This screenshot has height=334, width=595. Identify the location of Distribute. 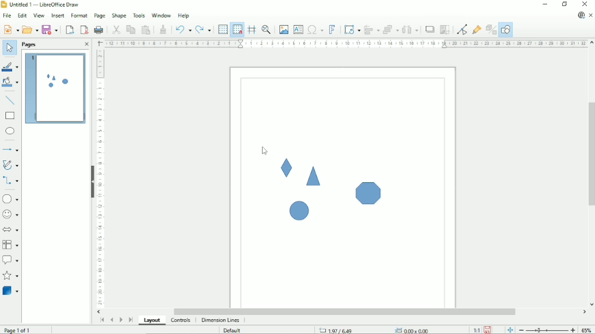
(410, 29).